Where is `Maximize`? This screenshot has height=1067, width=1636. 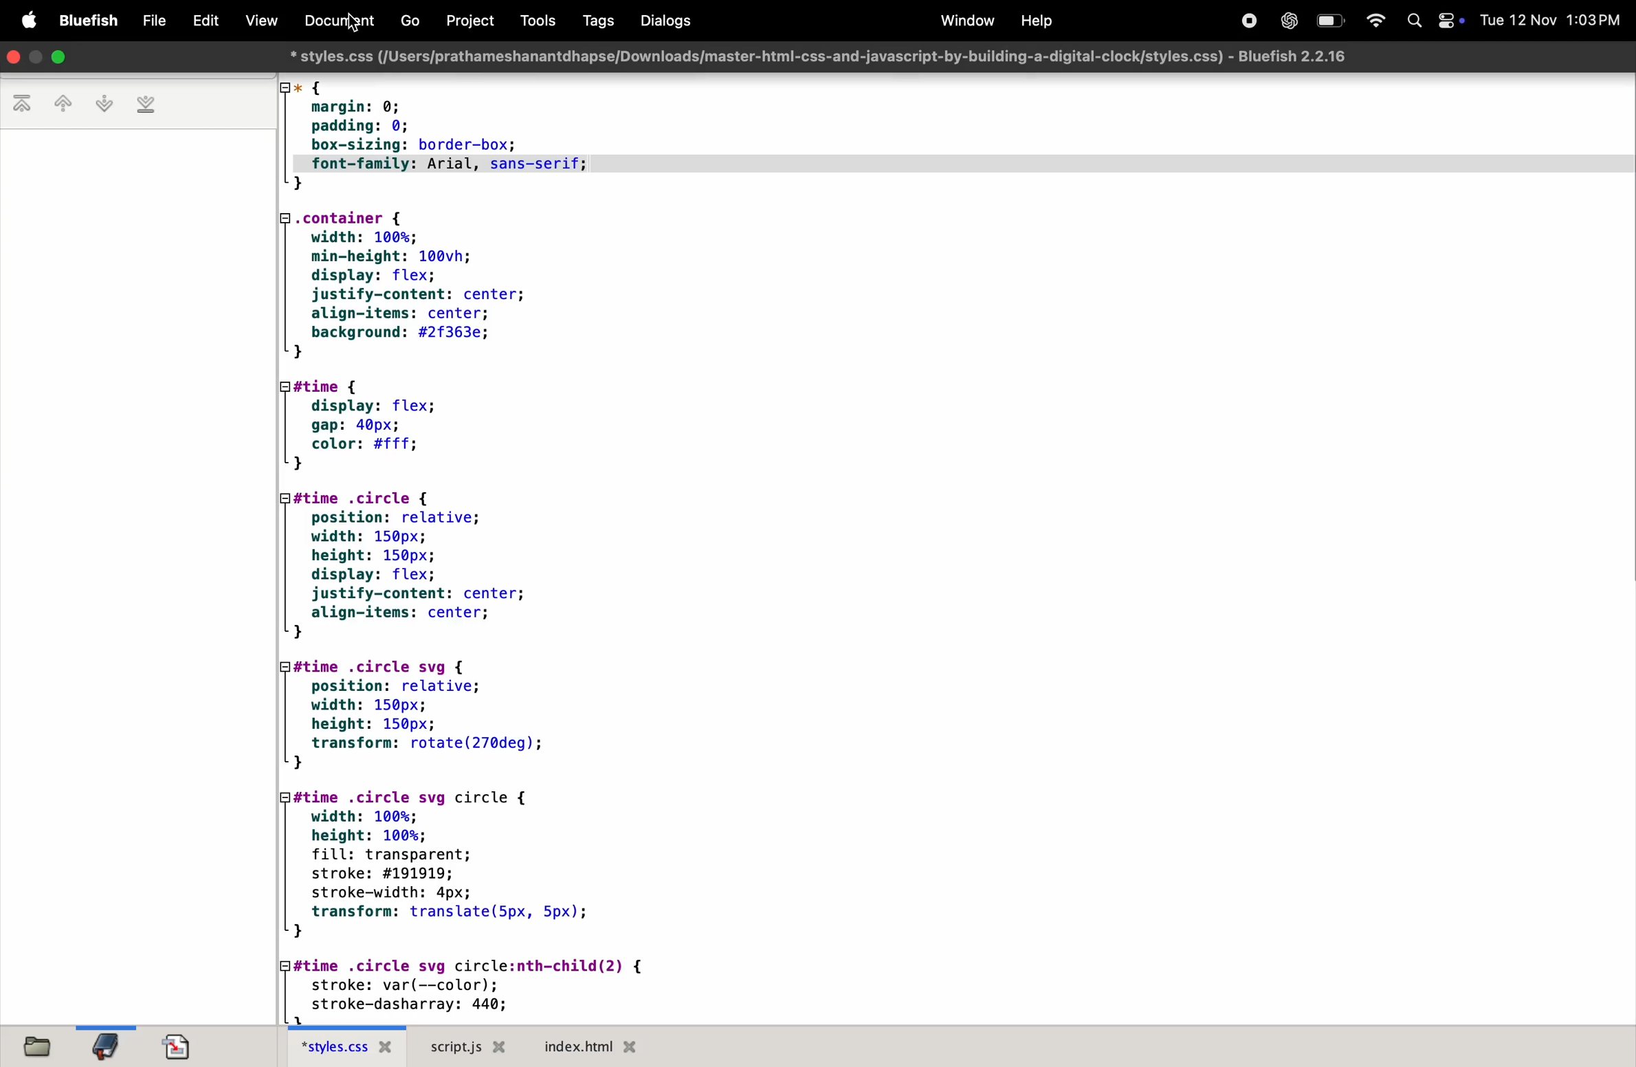
Maximize is located at coordinates (62, 57).